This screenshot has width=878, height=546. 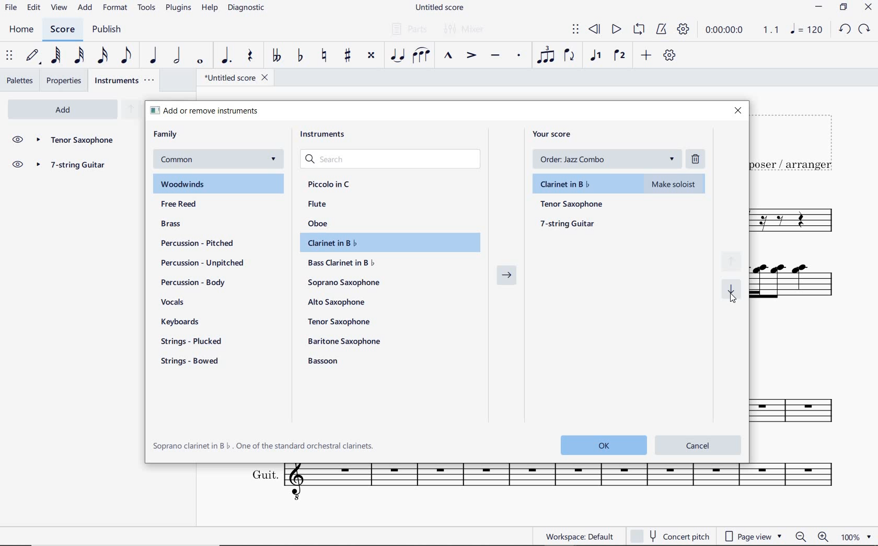 What do you see at coordinates (615, 30) in the screenshot?
I see `PLAY` at bounding box center [615, 30].